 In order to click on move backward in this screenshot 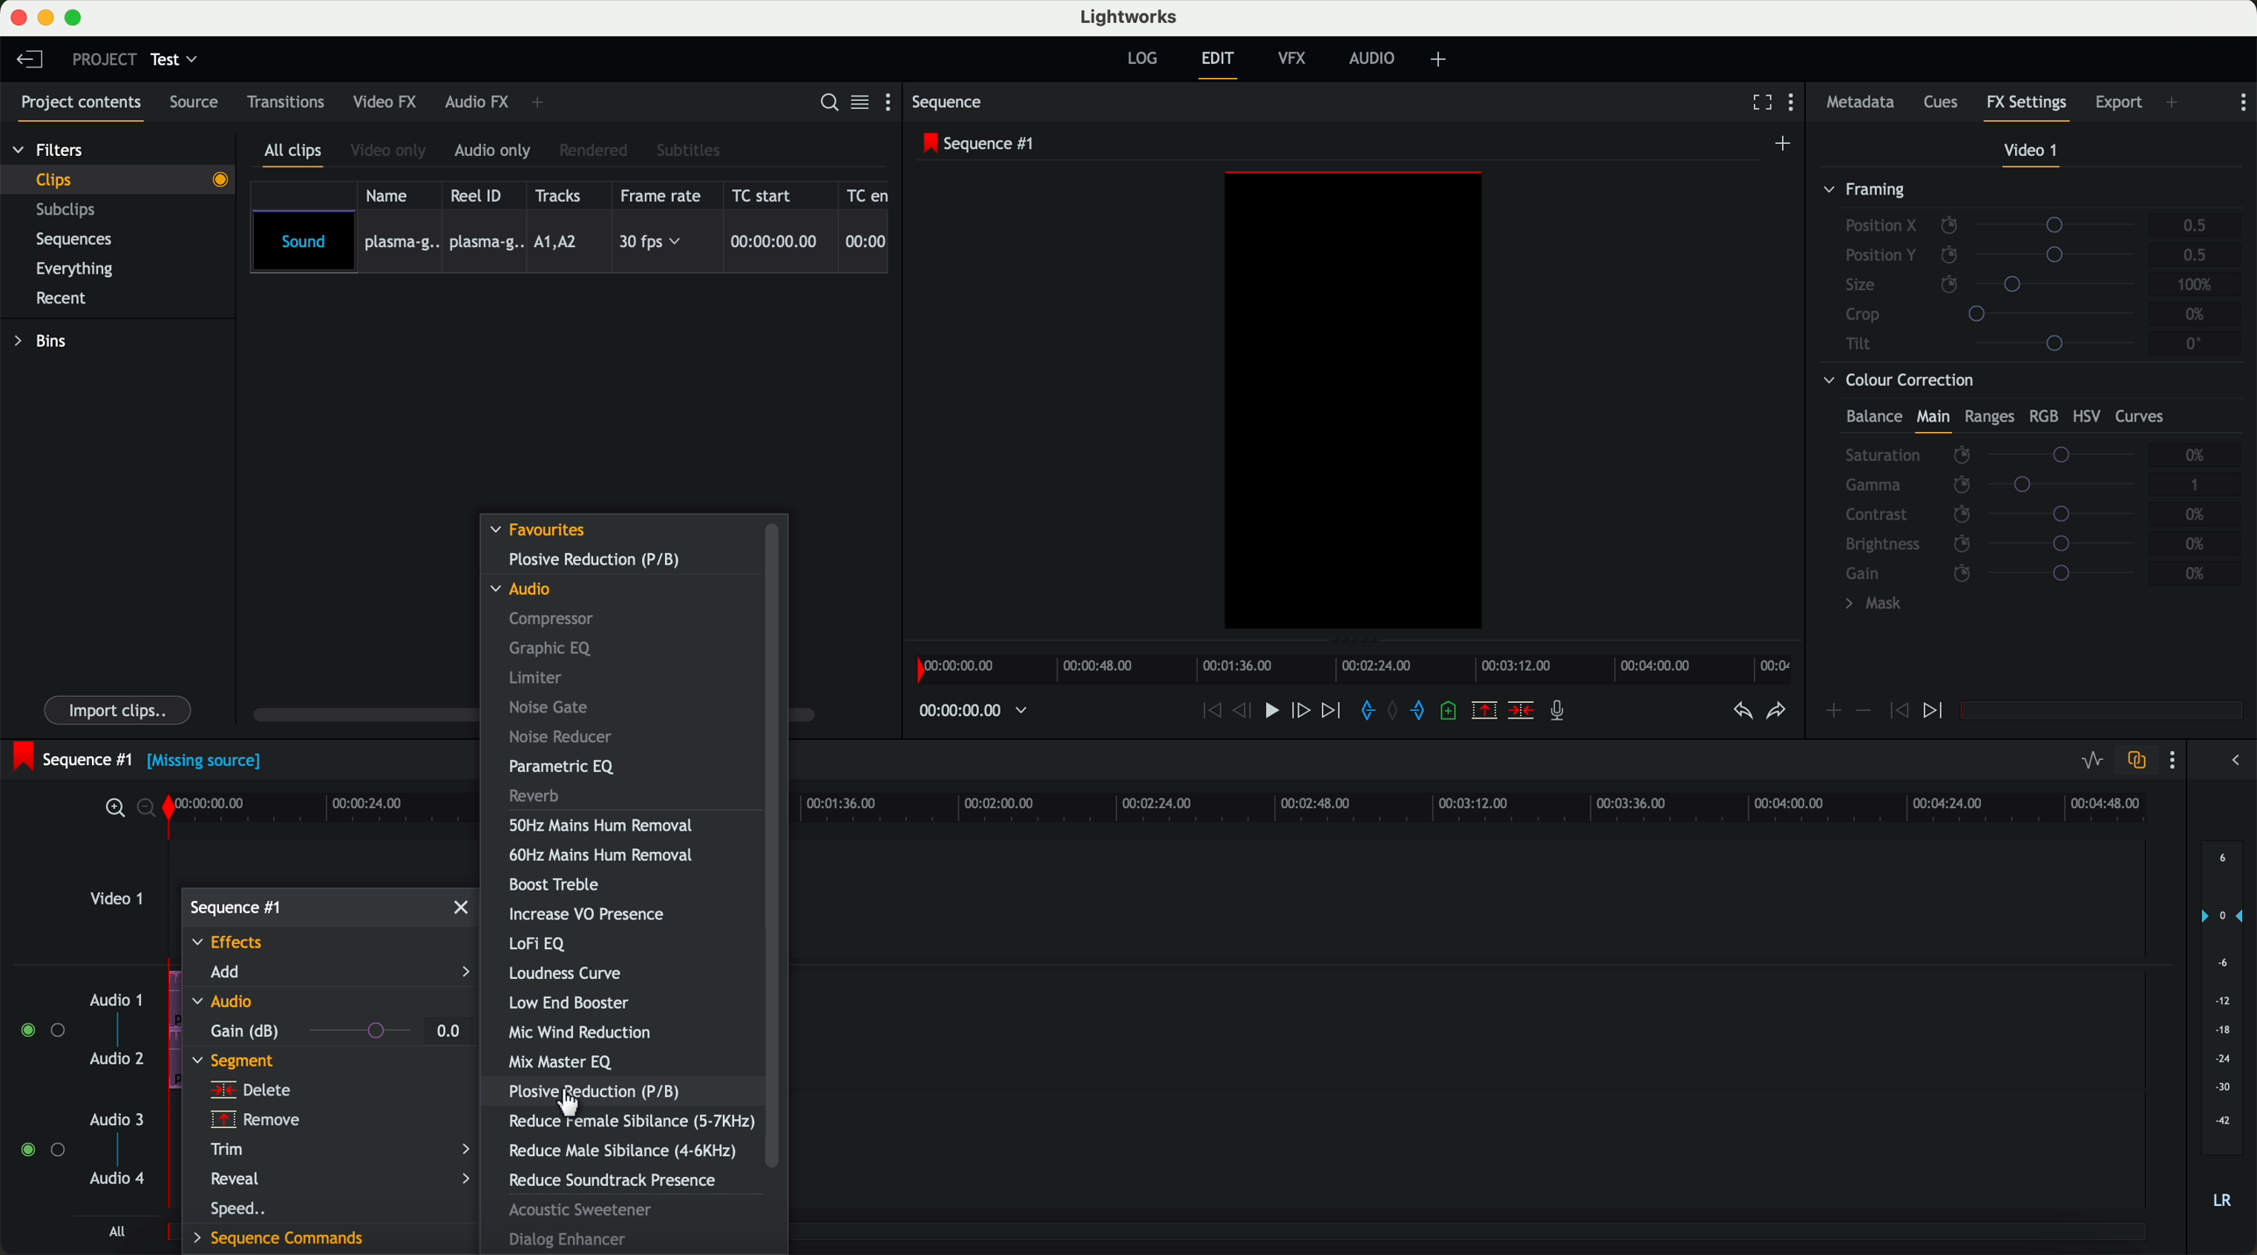, I will do `click(1207, 712)`.